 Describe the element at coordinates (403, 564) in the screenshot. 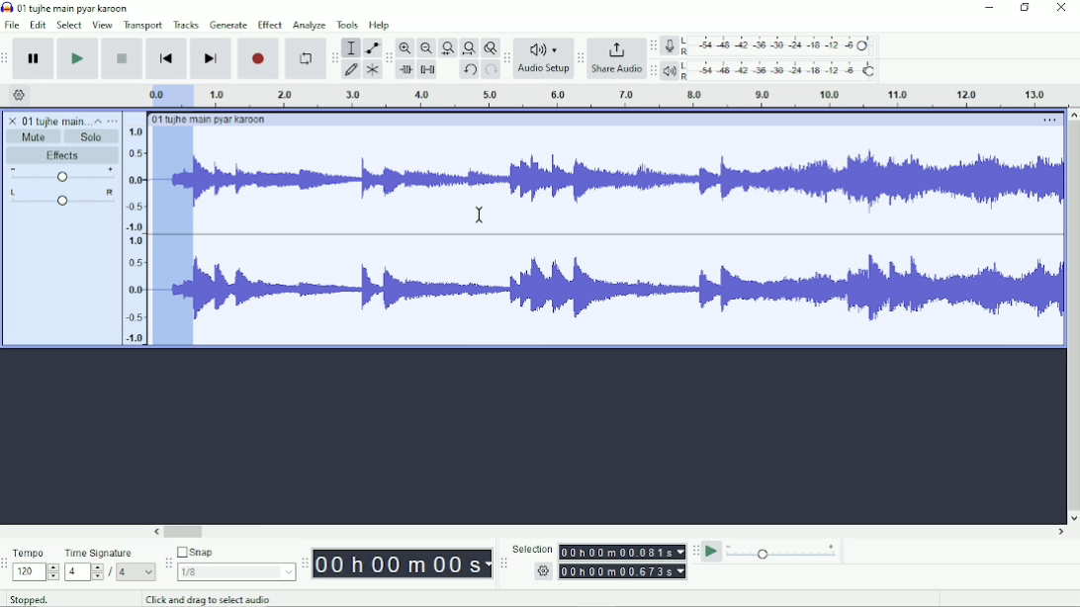

I see `00 h 00 m 00s` at that location.